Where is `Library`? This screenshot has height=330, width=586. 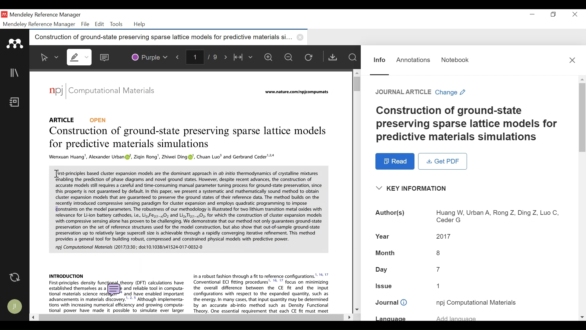 Library is located at coordinates (15, 73).